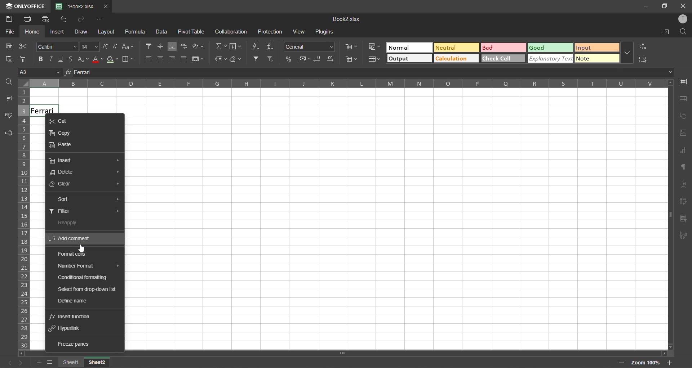 The width and height of the screenshot is (692, 368). What do you see at coordinates (51, 59) in the screenshot?
I see `italic` at bounding box center [51, 59].